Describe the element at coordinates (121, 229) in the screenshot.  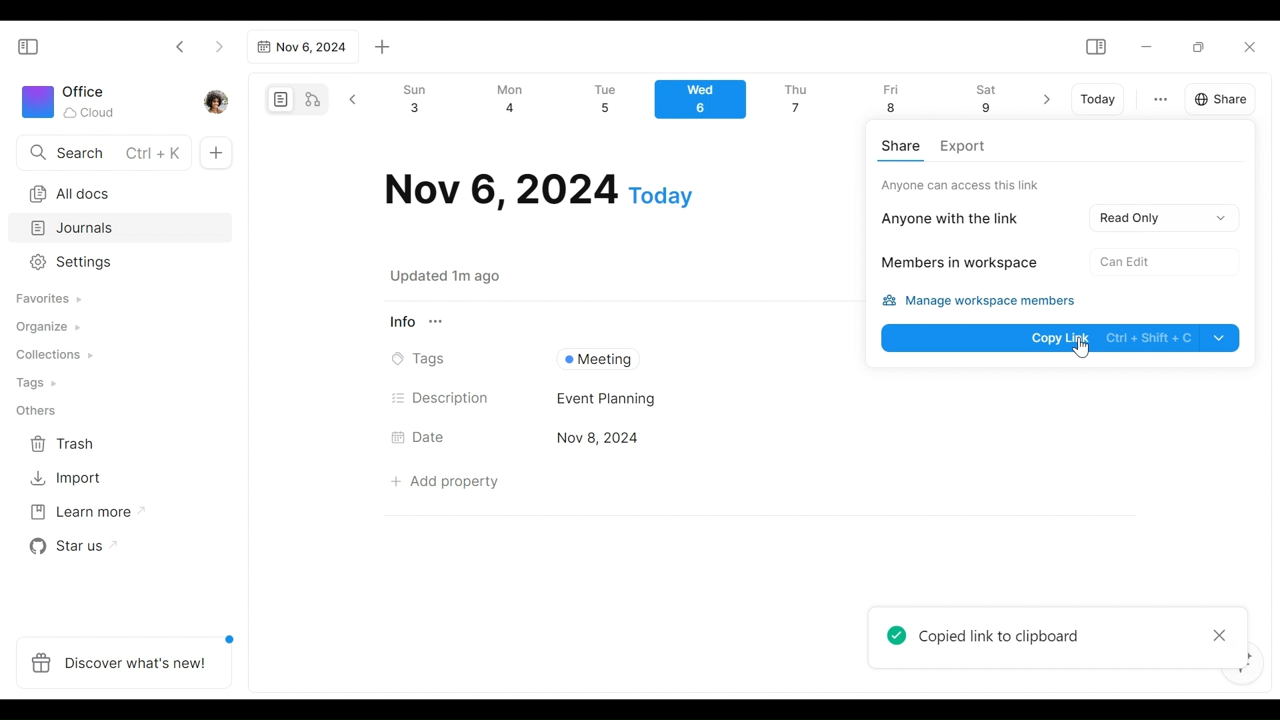
I see `Journals` at that location.